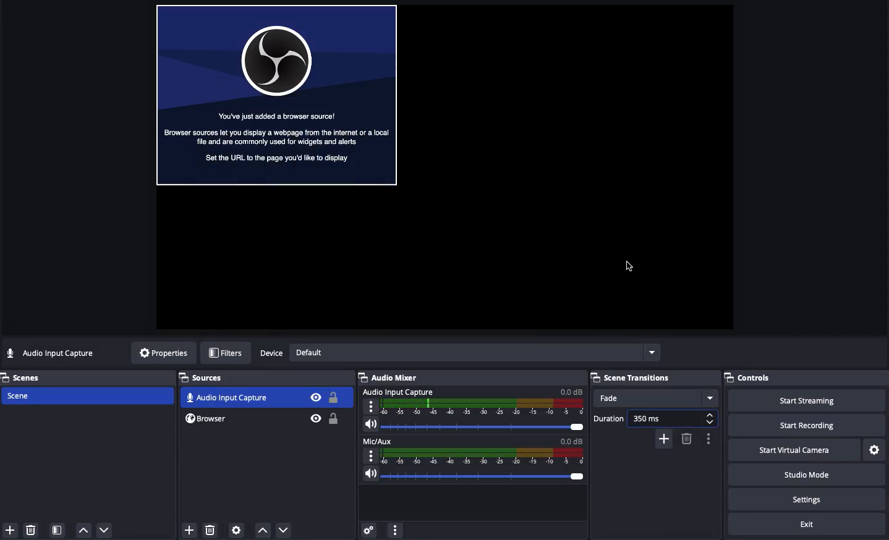  I want to click on Add, so click(10, 530).